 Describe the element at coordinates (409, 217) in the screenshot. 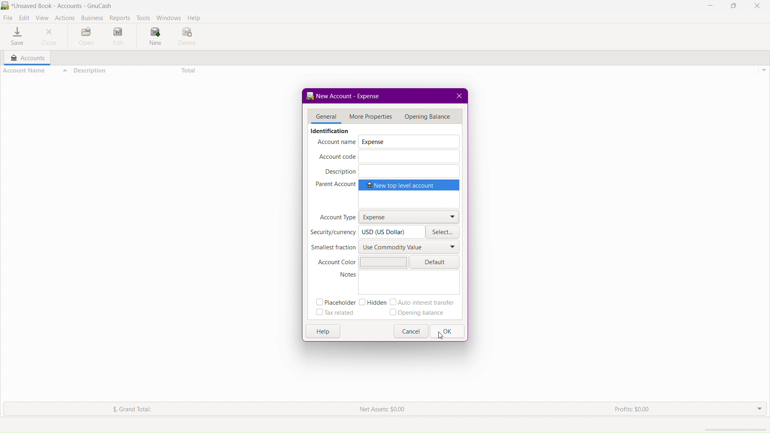

I see `Expense` at that location.